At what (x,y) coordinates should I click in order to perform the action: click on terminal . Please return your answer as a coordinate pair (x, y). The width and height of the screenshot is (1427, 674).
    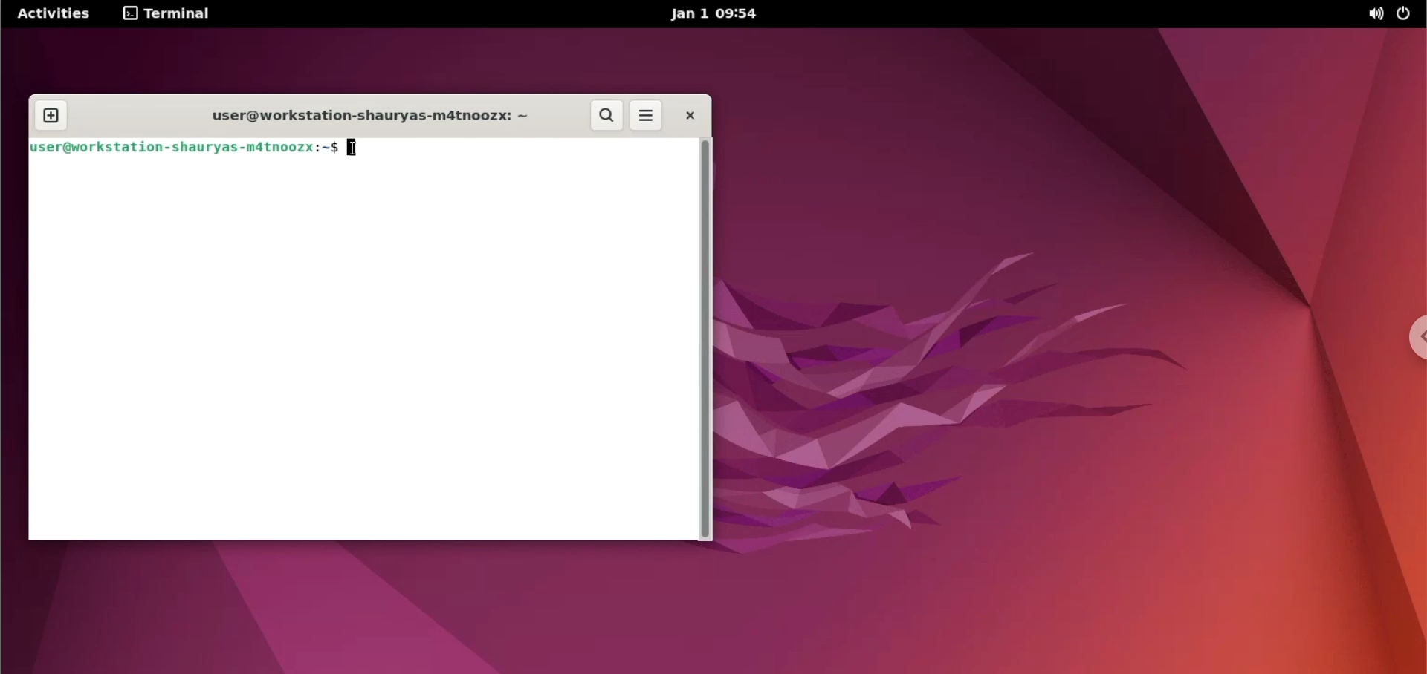
    Looking at the image, I should click on (168, 16).